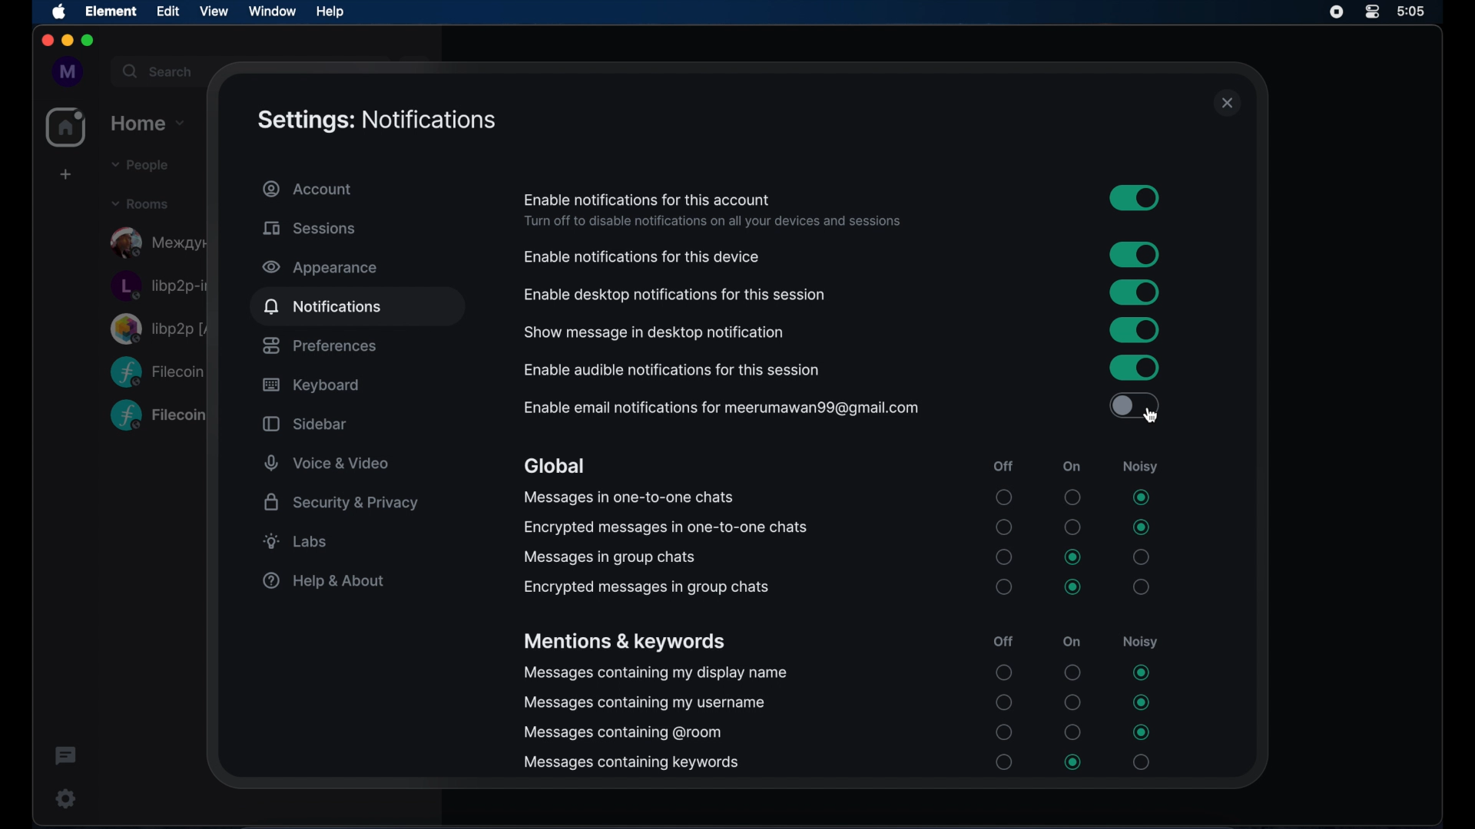 The width and height of the screenshot is (1475, 829). I want to click on radio button, so click(1004, 761).